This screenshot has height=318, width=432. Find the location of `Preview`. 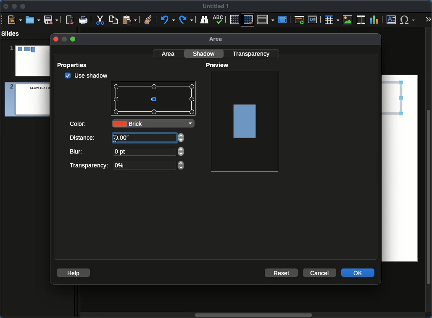

Preview is located at coordinates (219, 65).